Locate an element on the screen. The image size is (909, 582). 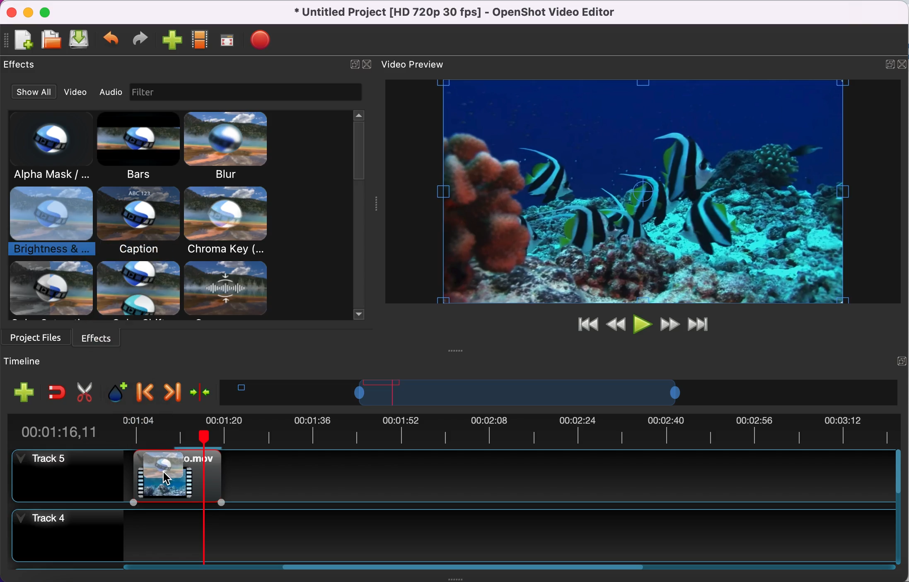
jump to end is located at coordinates (699, 325).